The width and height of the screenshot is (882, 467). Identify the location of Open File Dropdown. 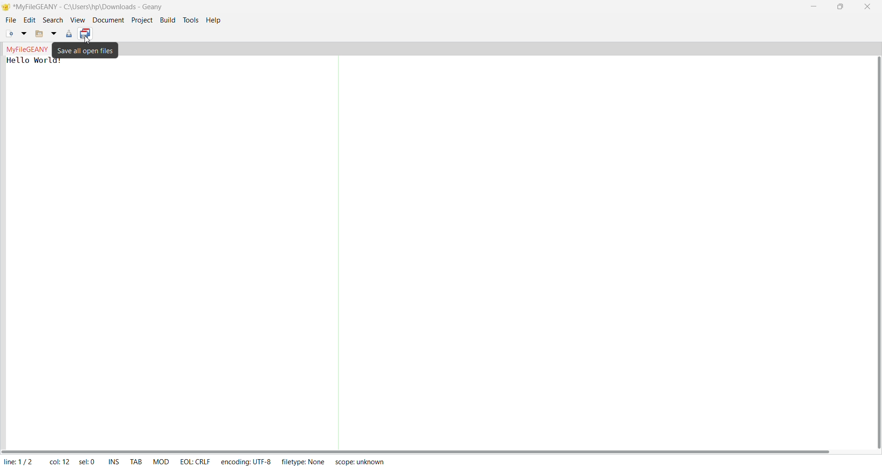
(54, 34).